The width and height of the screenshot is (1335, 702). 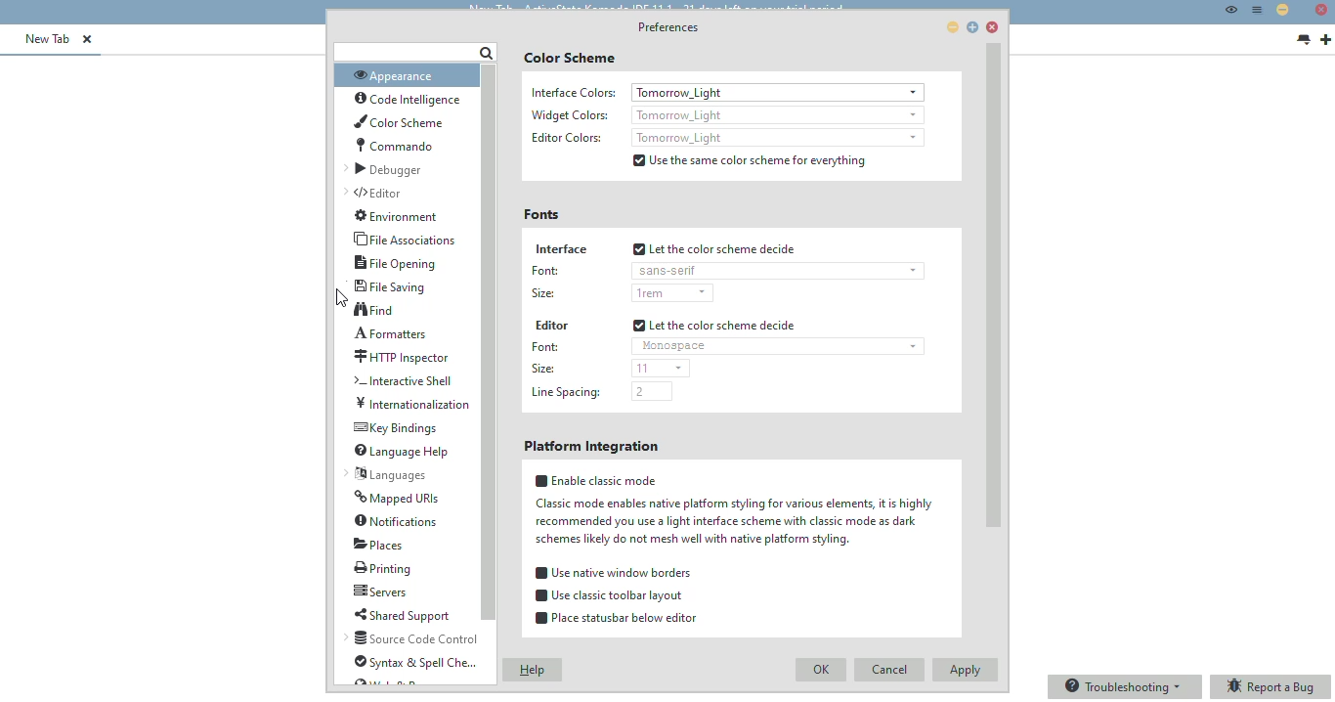 I want to click on editor, so click(x=550, y=325).